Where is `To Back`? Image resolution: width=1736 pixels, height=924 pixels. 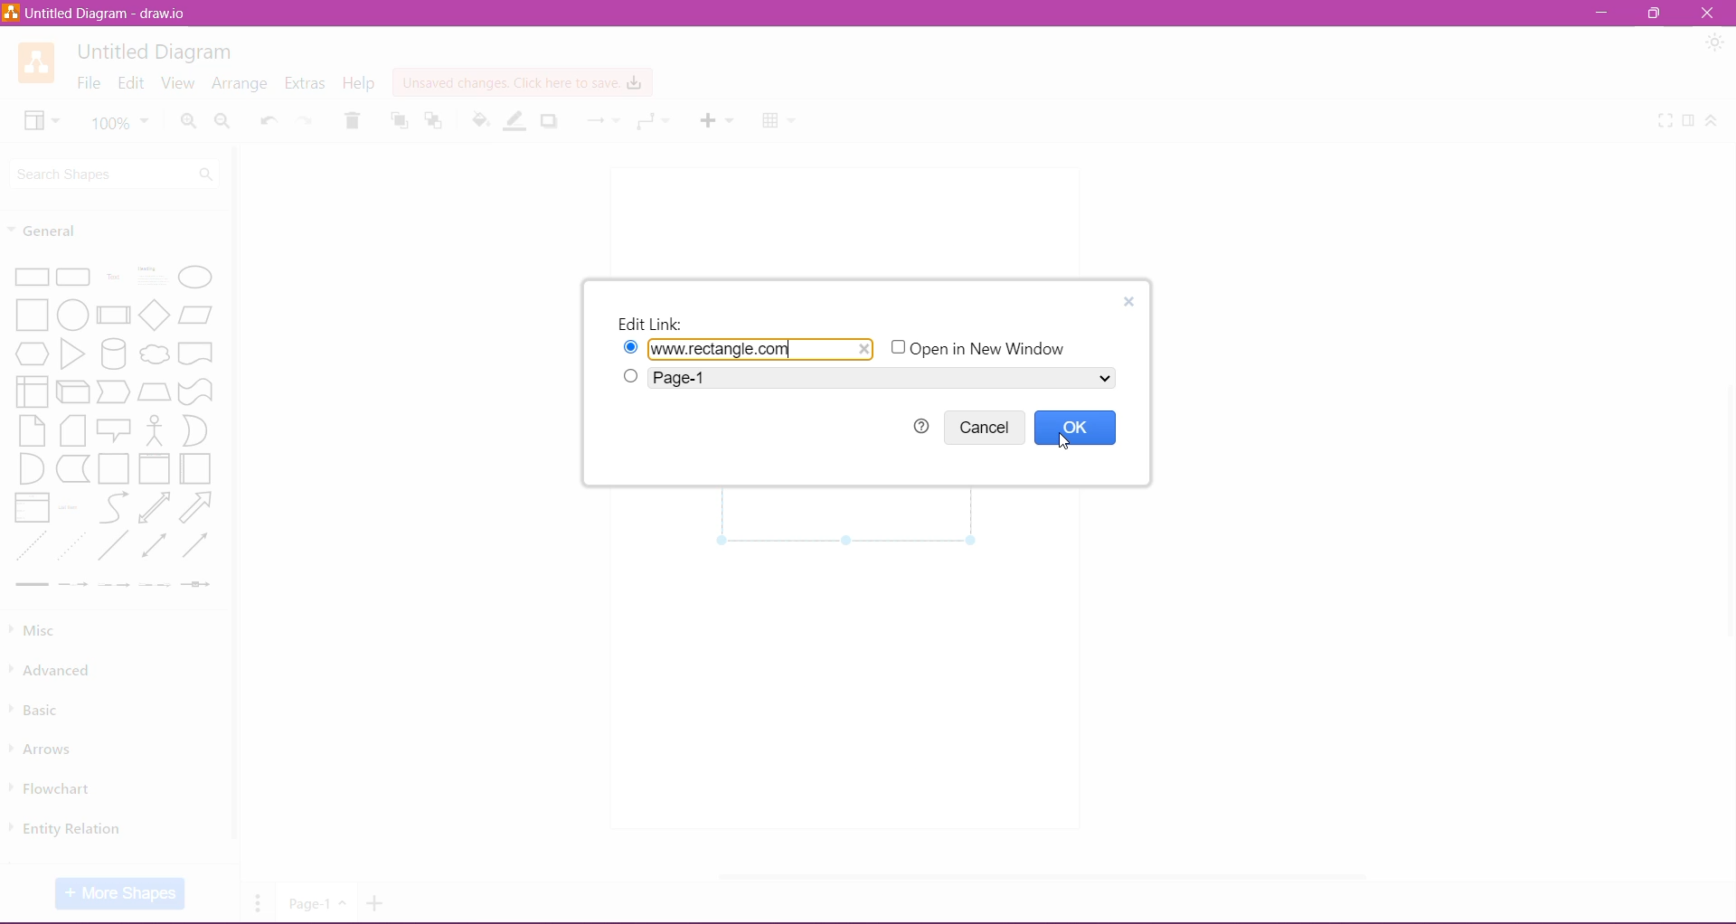 To Back is located at coordinates (435, 121).